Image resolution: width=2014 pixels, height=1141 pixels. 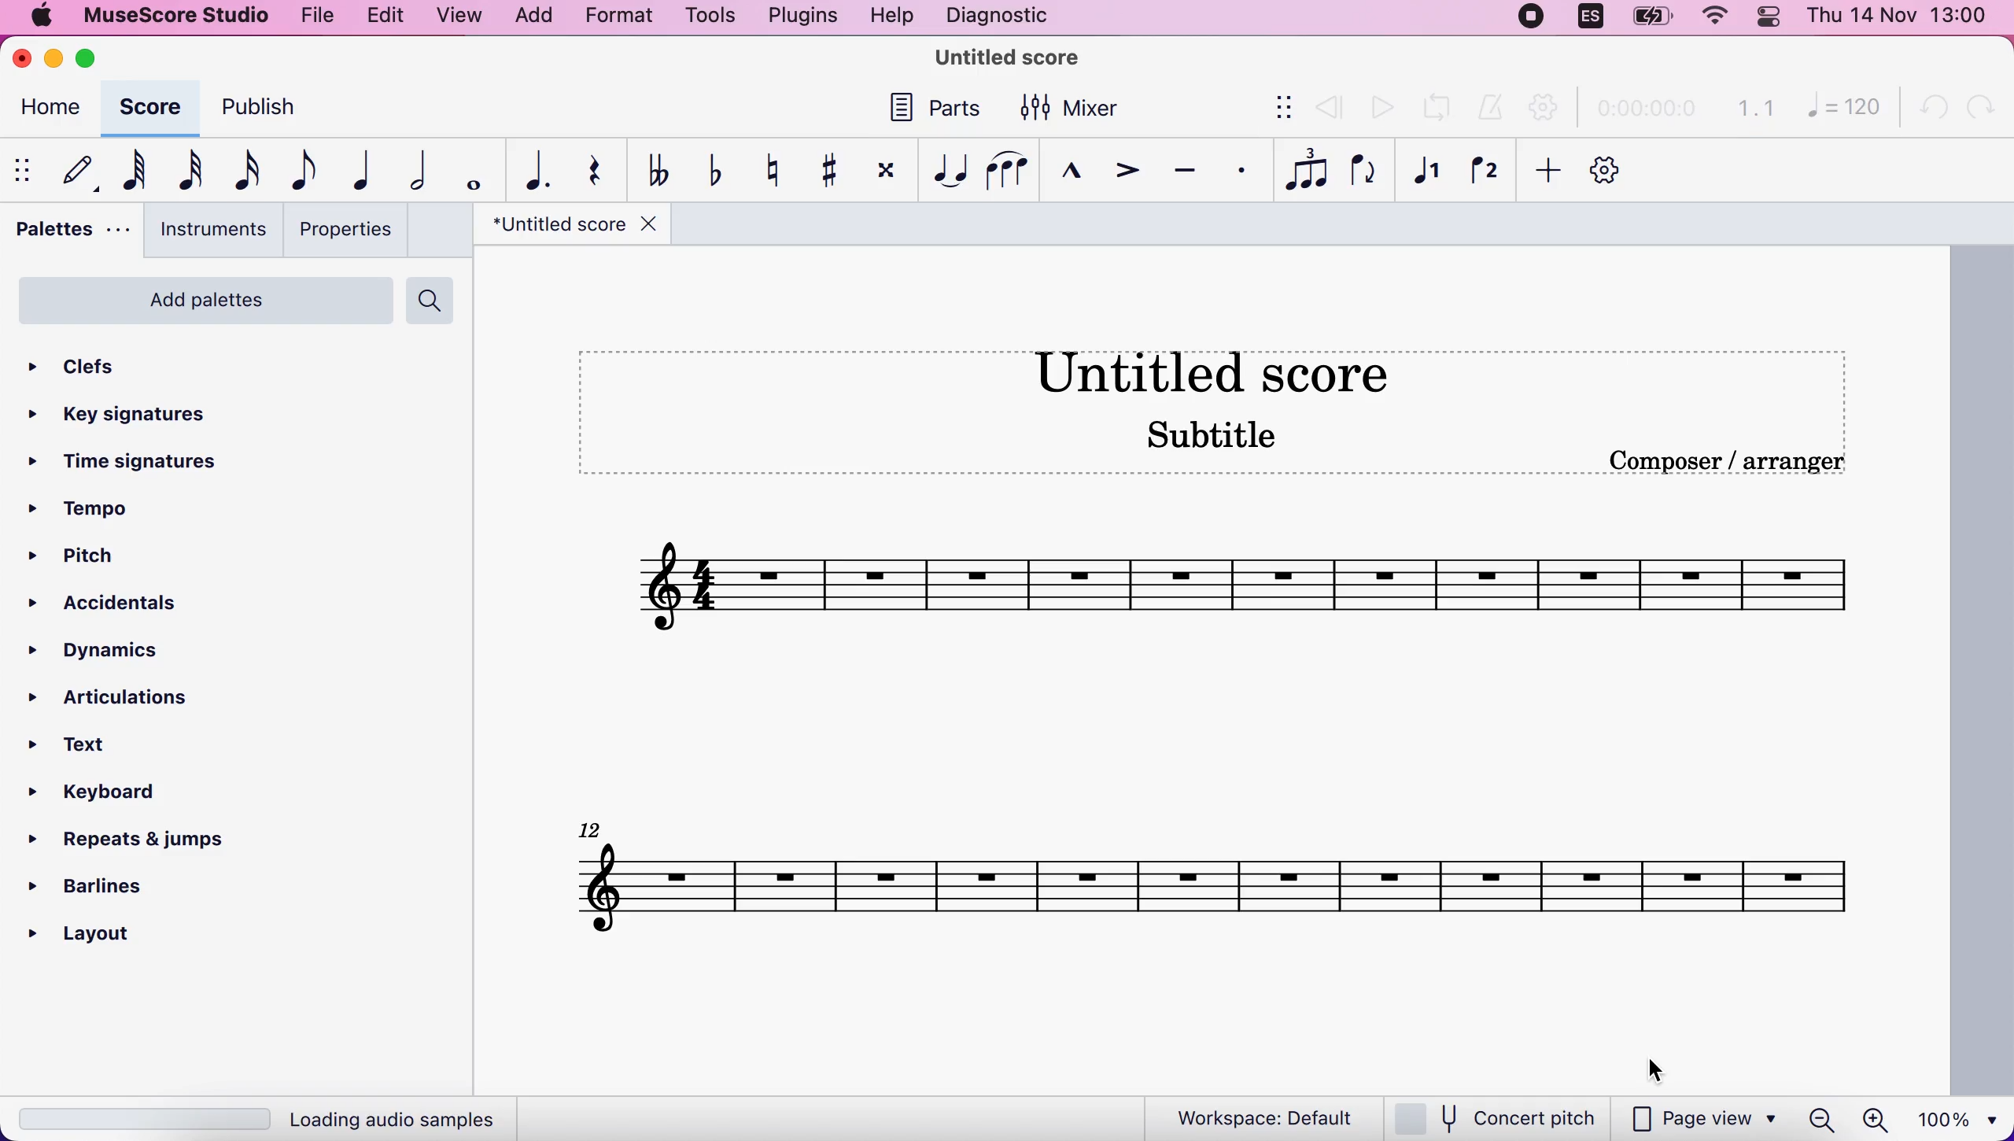 What do you see at coordinates (799, 18) in the screenshot?
I see `plugins` at bounding box center [799, 18].